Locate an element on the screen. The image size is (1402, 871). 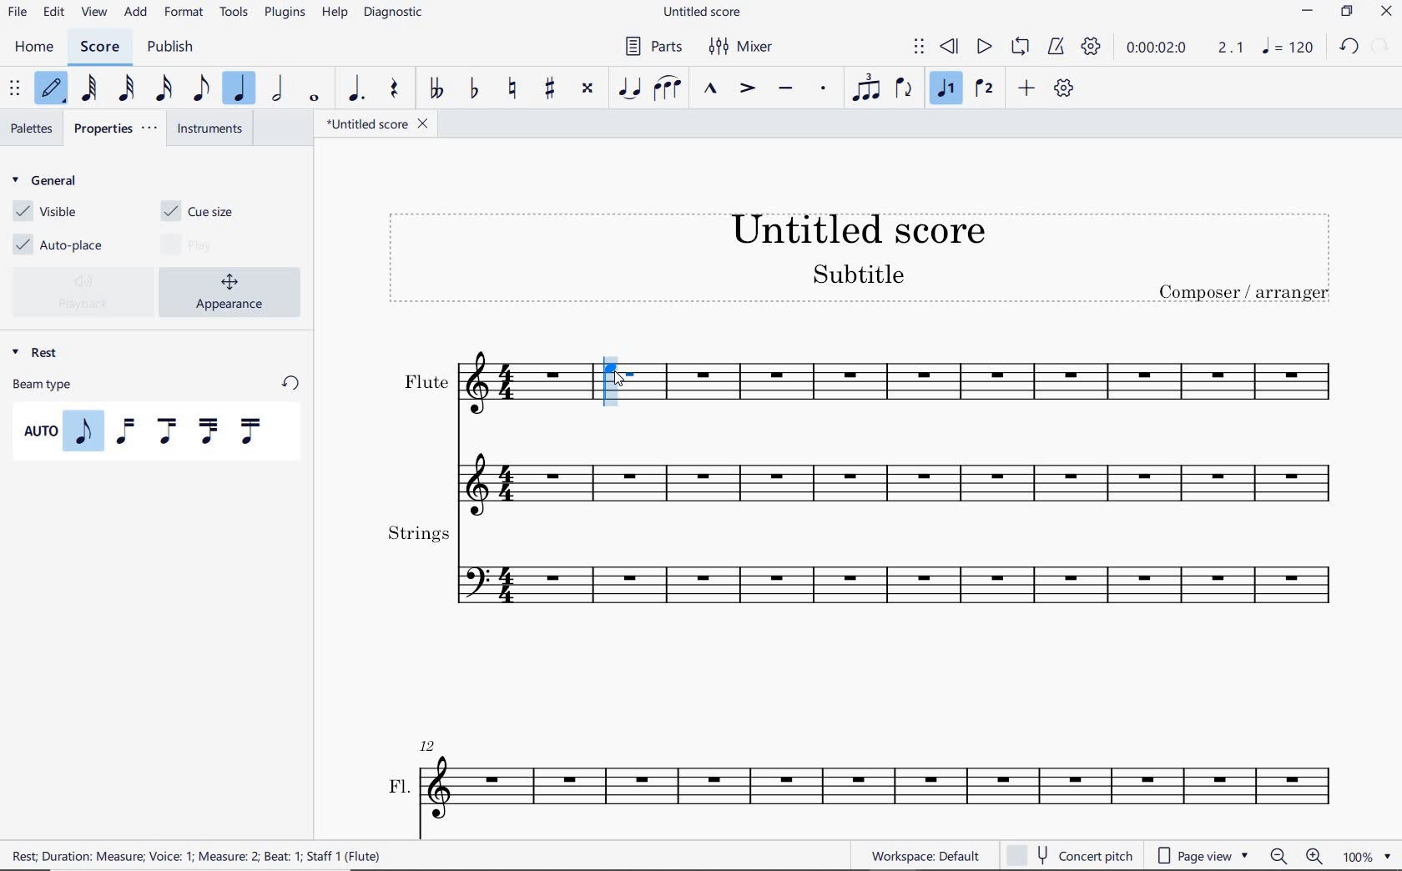
FLIP DIRECTION is located at coordinates (904, 90).